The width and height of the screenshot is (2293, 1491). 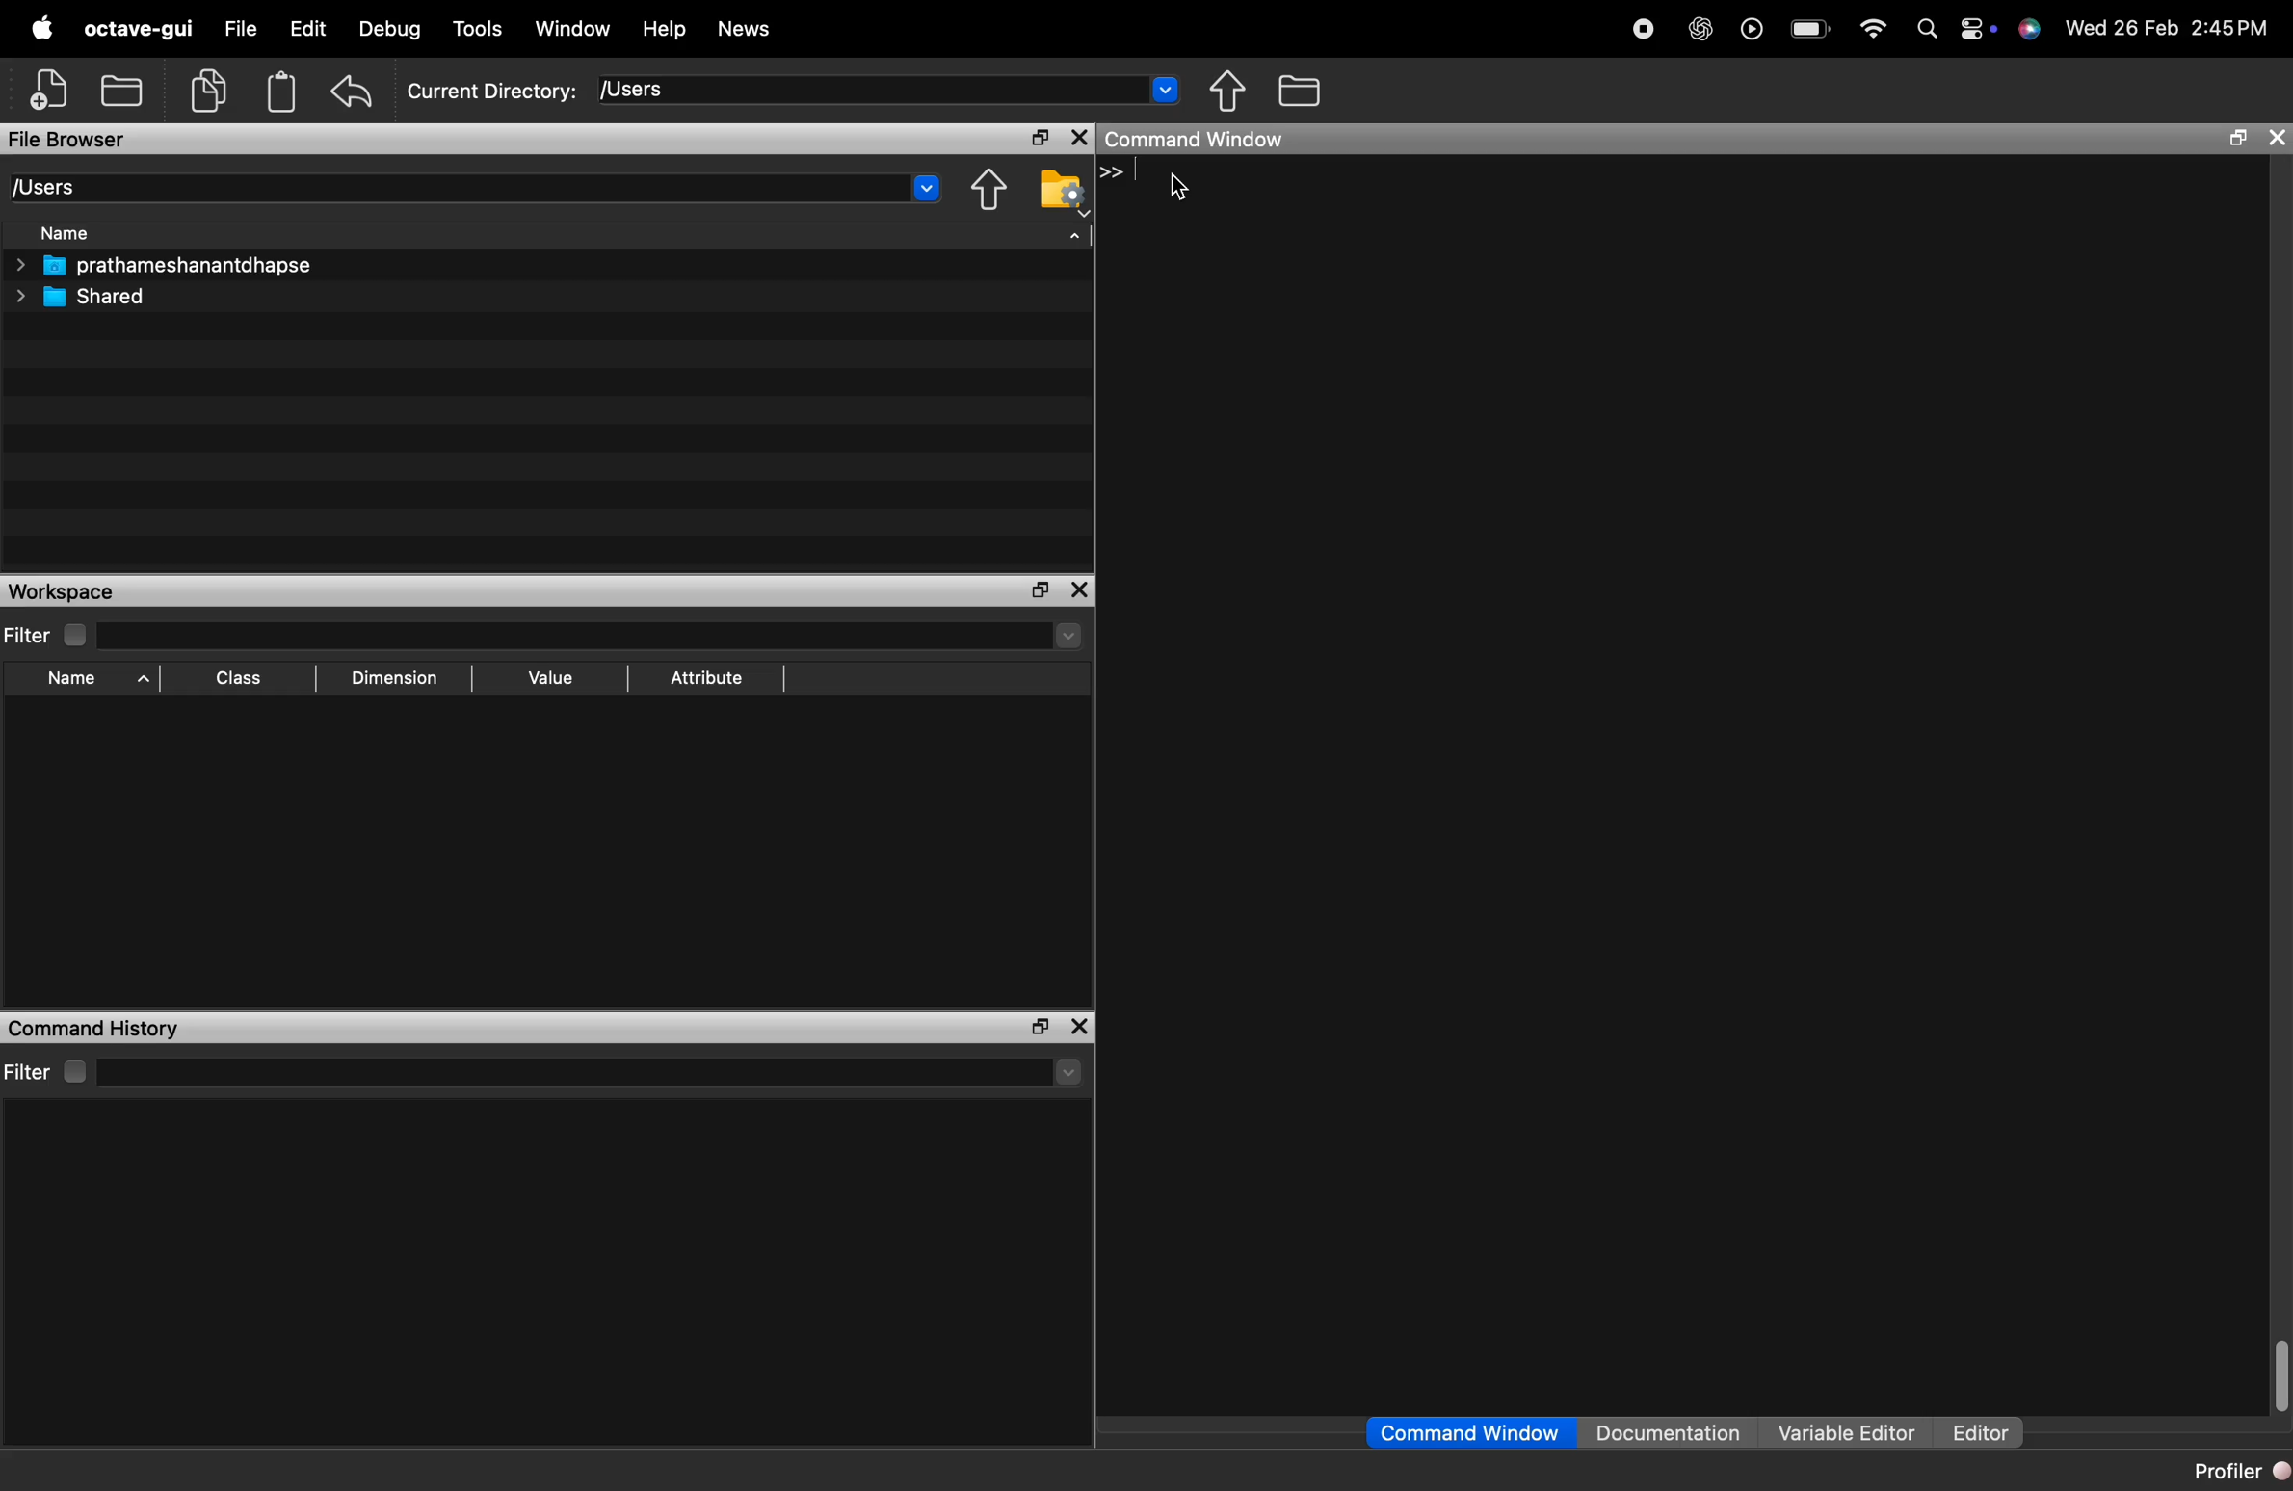 What do you see at coordinates (1319, 92) in the screenshot?
I see `files` at bounding box center [1319, 92].